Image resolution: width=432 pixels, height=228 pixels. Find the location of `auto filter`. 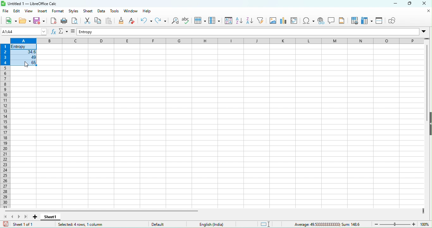

auto filter is located at coordinates (262, 21).